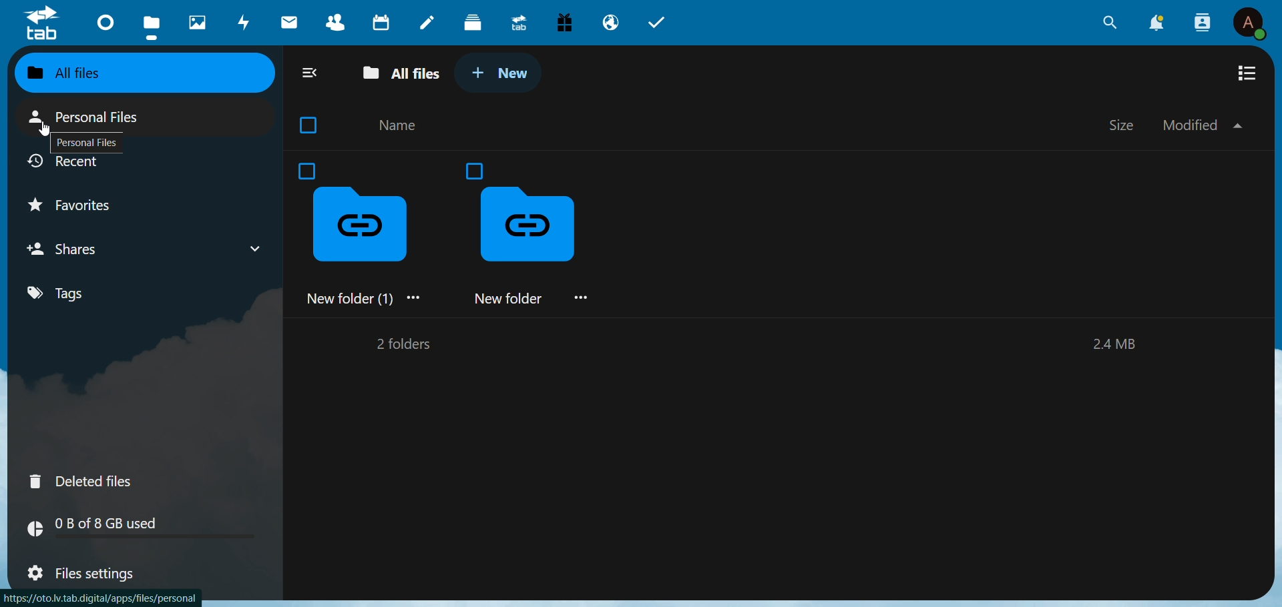  I want to click on dropdown, so click(256, 249).